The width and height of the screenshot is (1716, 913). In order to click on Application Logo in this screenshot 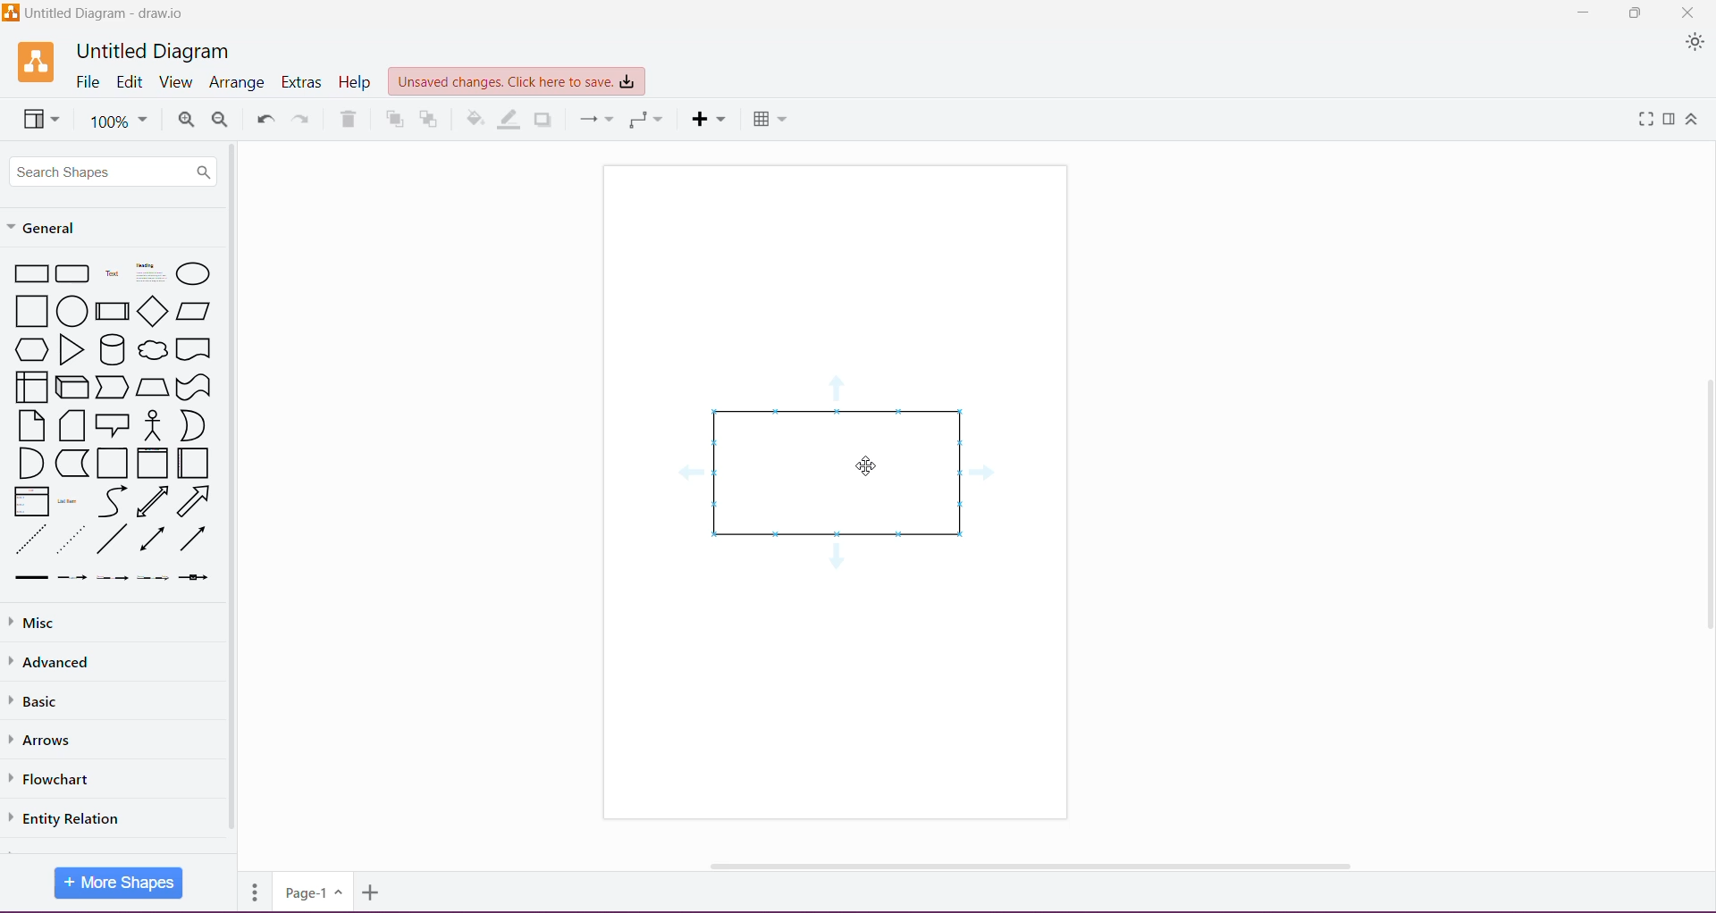, I will do `click(35, 62)`.